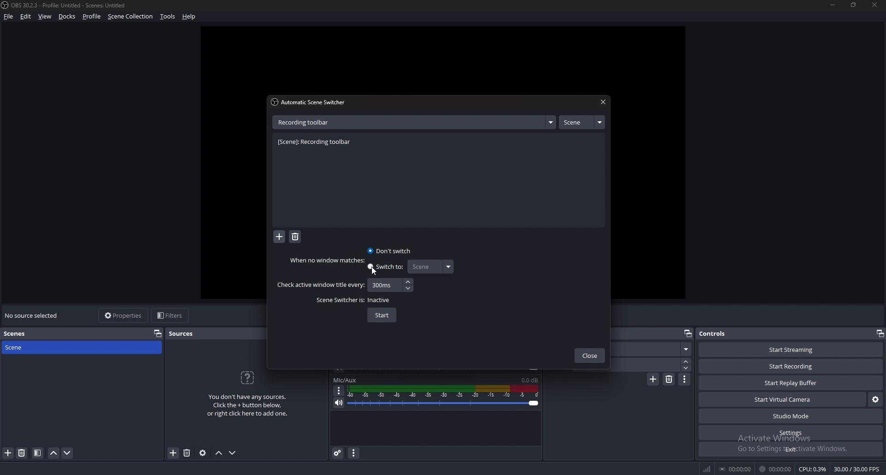  I want to click on mic/aux, so click(345, 380).